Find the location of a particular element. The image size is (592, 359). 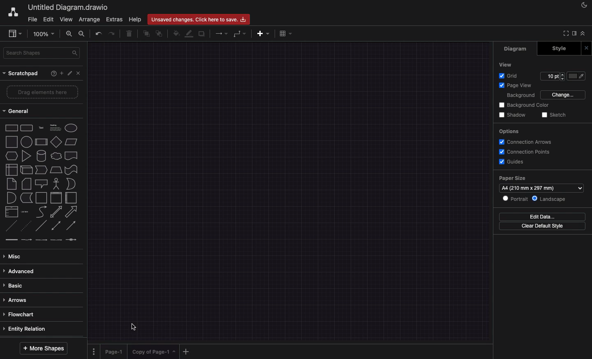

options is located at coordinates (508, 131).